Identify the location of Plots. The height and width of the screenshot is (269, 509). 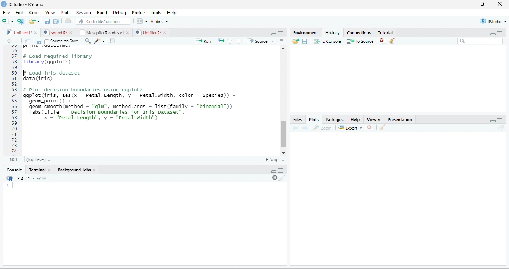
(66, 13).